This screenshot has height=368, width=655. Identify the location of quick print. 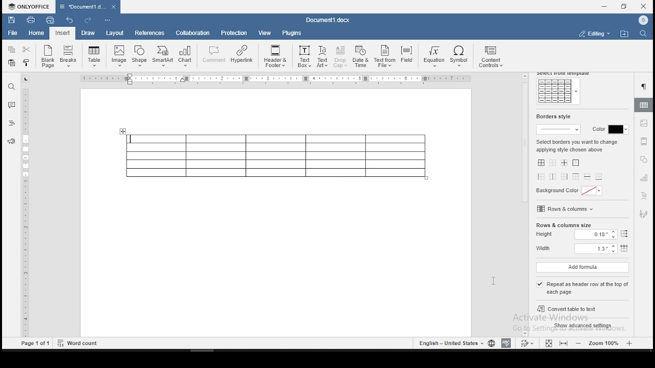
(50, 20).